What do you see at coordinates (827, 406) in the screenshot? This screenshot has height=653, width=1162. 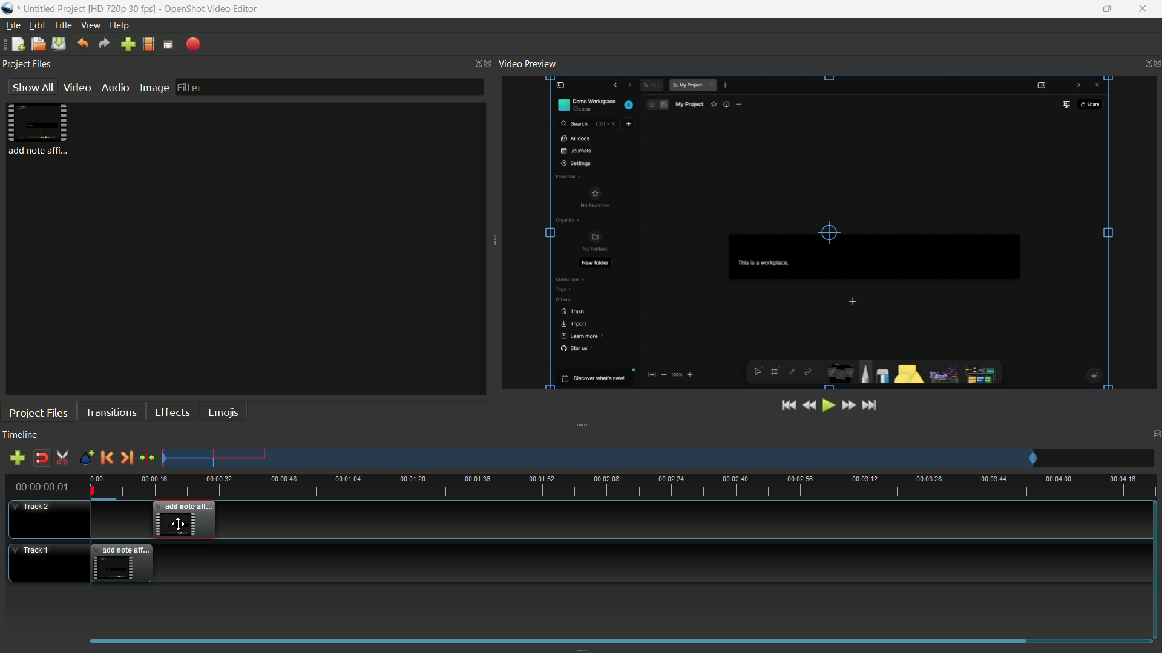 I see `play or pause` at bounding box center [827, 406].